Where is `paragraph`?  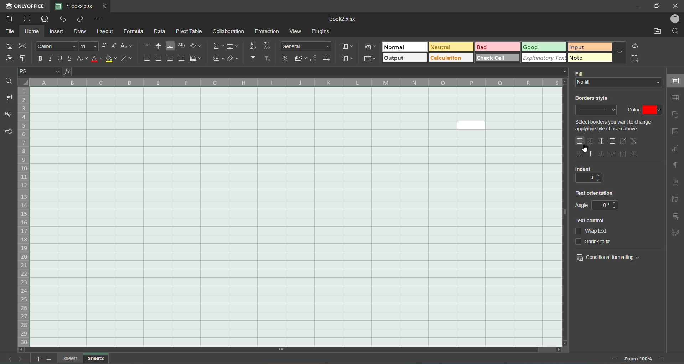
paragraph is located at coordinates (676, 166).